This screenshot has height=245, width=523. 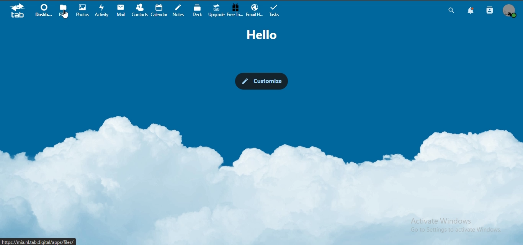 I want to click on search contacts, so click(x=489, y=11).